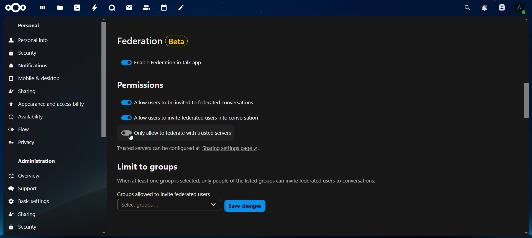 This screenshot has height=238, width=532. What do you see at coordinates (484, 8) in the screenshot?
I see `notifications` at bounding box center [484, 8].